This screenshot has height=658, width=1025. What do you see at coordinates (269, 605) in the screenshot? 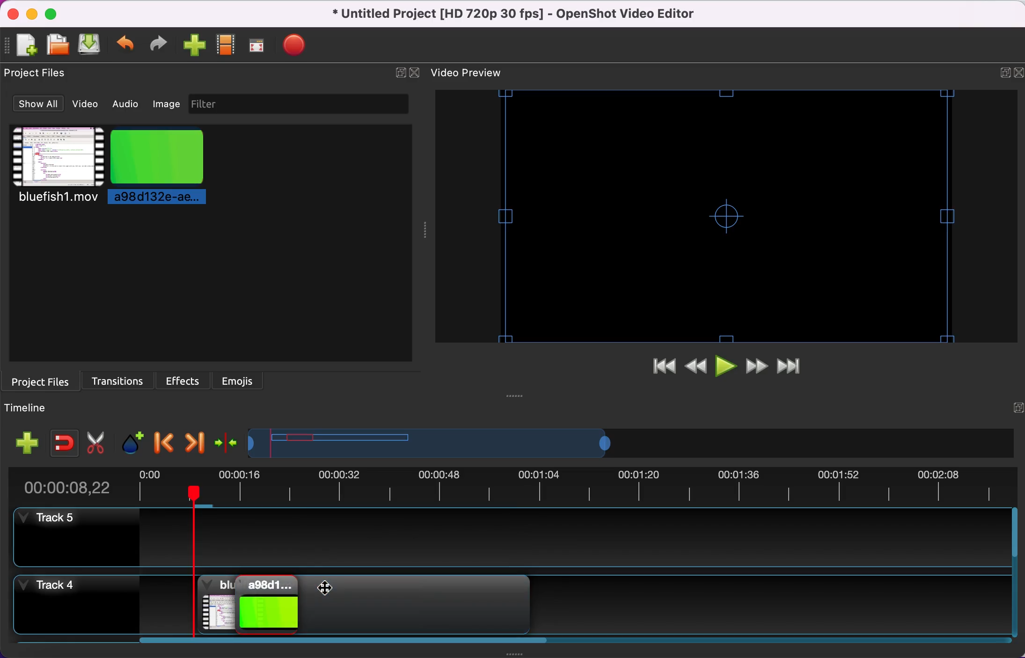
I see `picture in picture` at bounding box center [269, 605].